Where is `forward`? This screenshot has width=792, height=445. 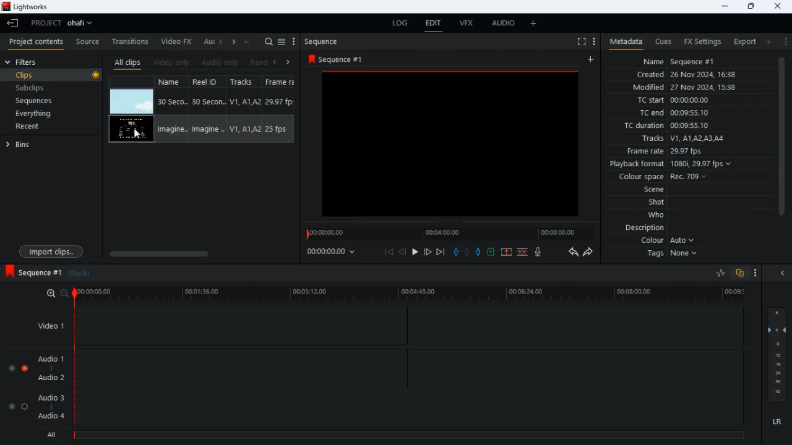 forward is located at coordinates (592, 254).